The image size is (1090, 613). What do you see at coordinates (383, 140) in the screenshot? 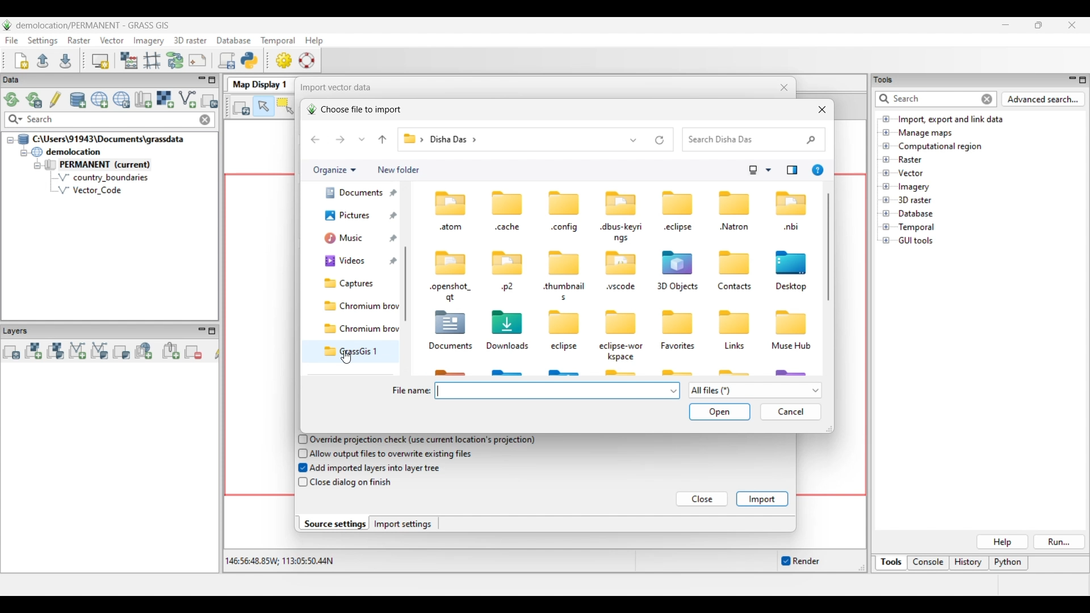
I see `Go to the file before current file in file pathway` at bounding box center [383, 140].